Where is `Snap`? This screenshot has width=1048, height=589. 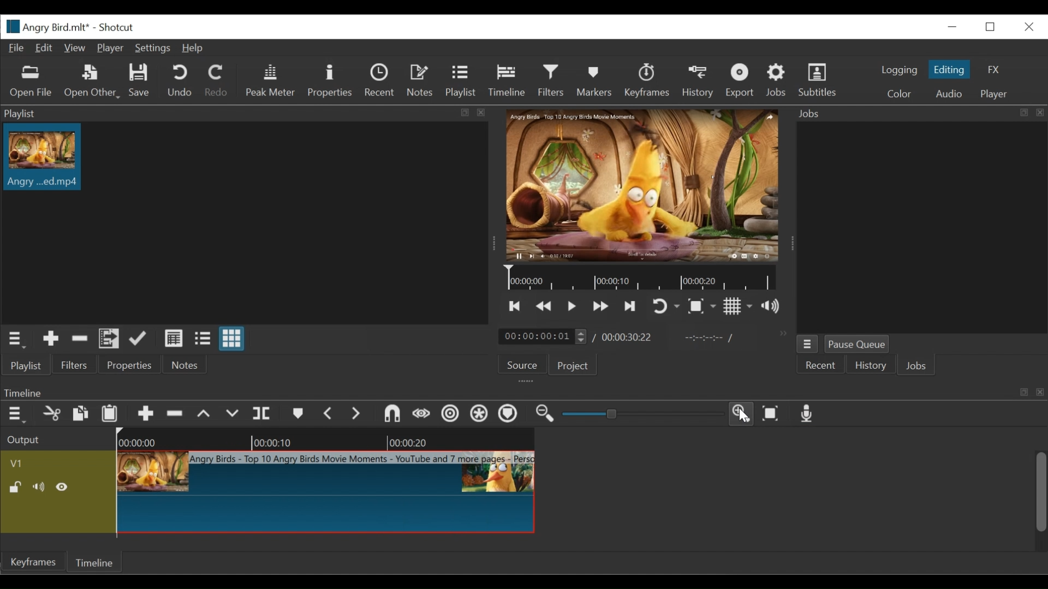
Snap is located at coordinates (389, 414).